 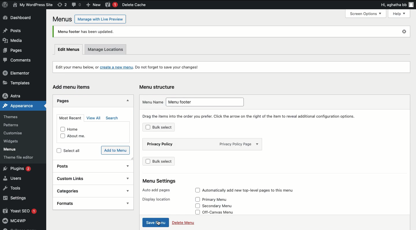 I want to click on Tools, so click(x=14, y=188).